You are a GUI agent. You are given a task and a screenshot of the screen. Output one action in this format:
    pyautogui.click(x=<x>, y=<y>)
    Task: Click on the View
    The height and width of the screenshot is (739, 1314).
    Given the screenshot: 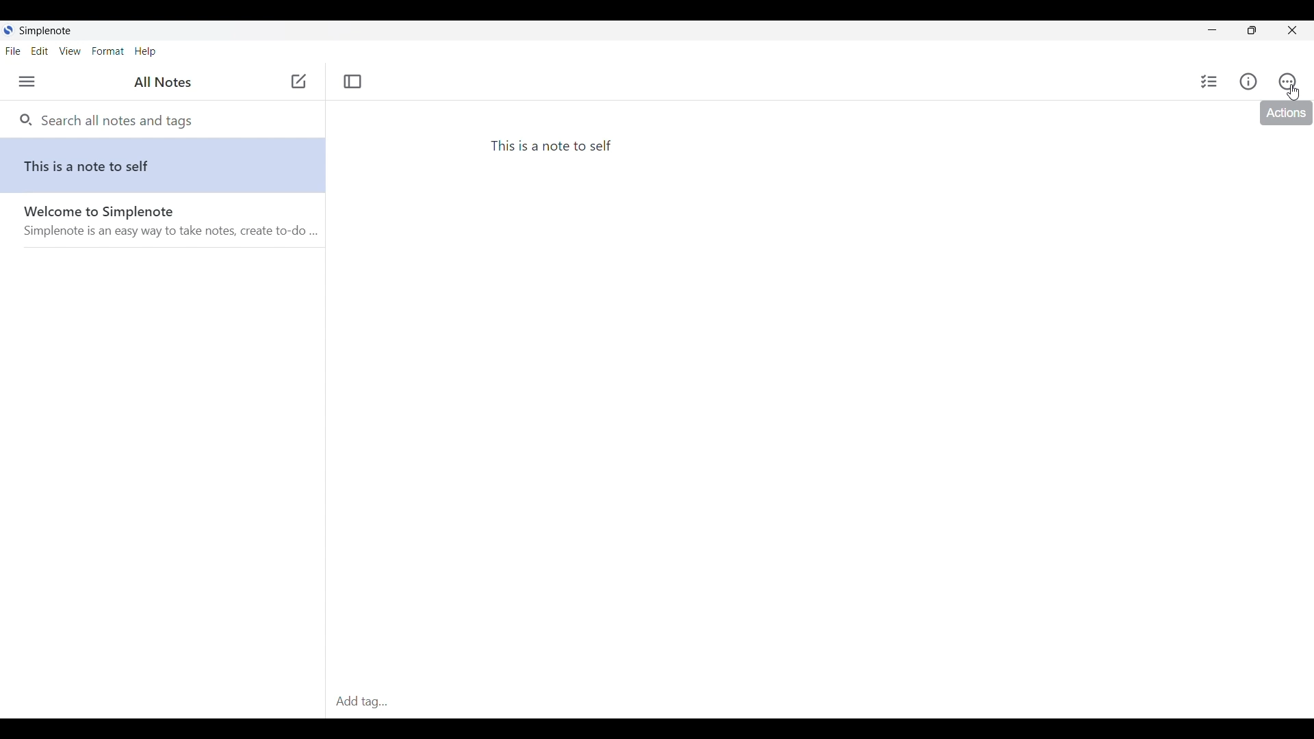 What is the action you would take?
    pyautogui.click(x=70, y=51)
    